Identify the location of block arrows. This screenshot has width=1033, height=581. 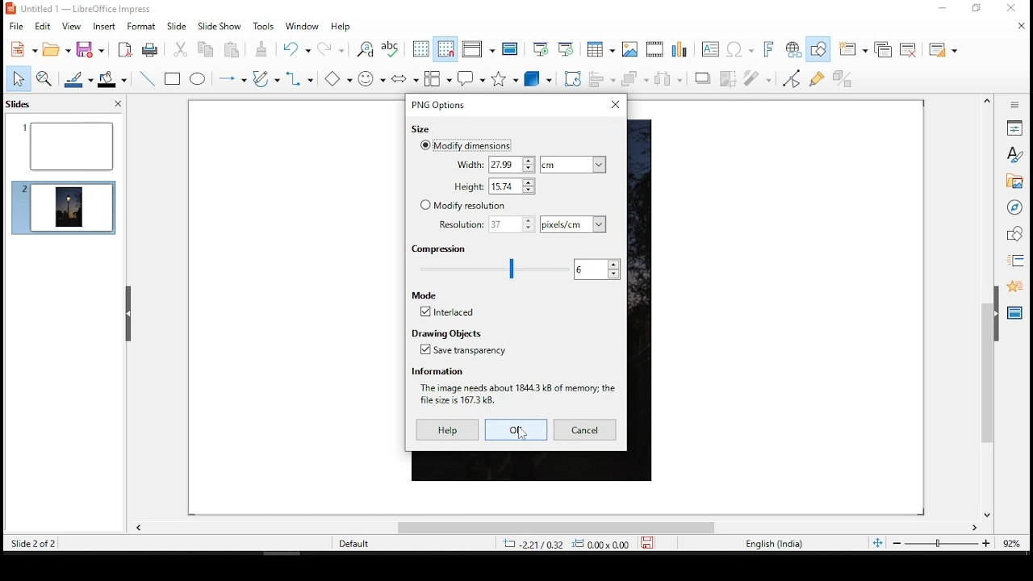
(404, 79).